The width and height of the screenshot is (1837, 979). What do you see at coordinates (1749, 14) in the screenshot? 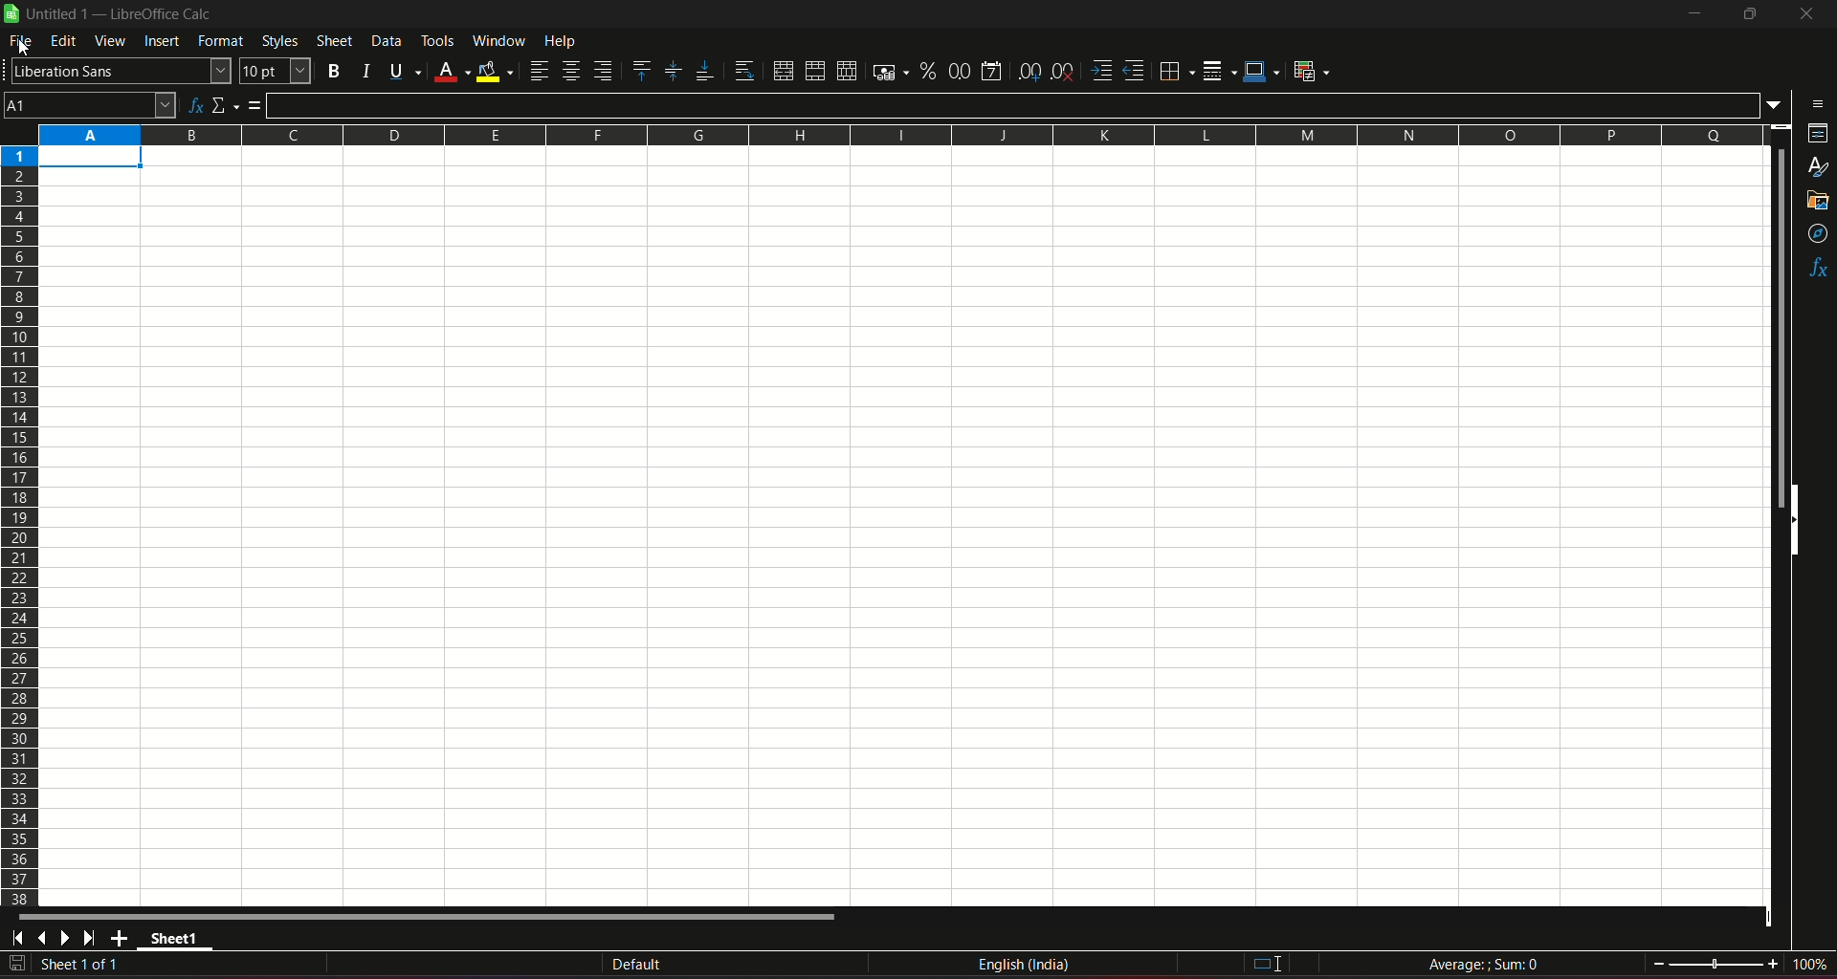
I see `maximize` at bounding box center [1749, 14].